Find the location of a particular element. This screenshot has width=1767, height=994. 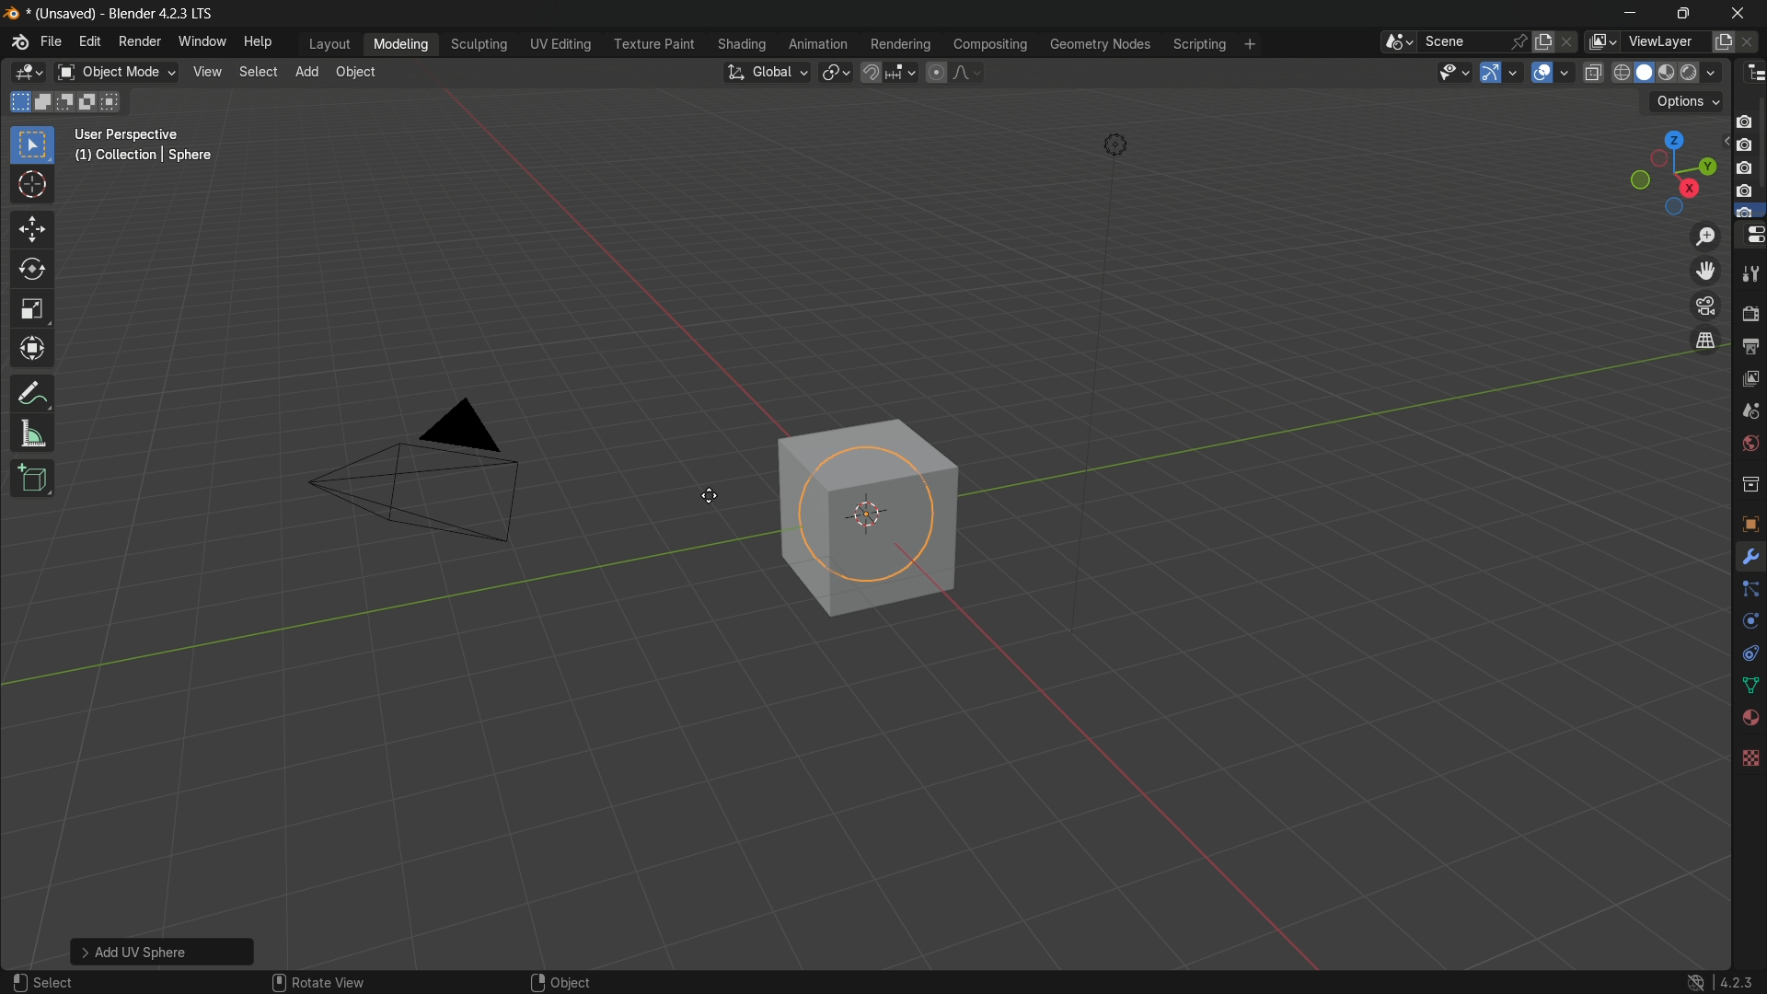

delete scenes is located at coordinates (1572, 43).